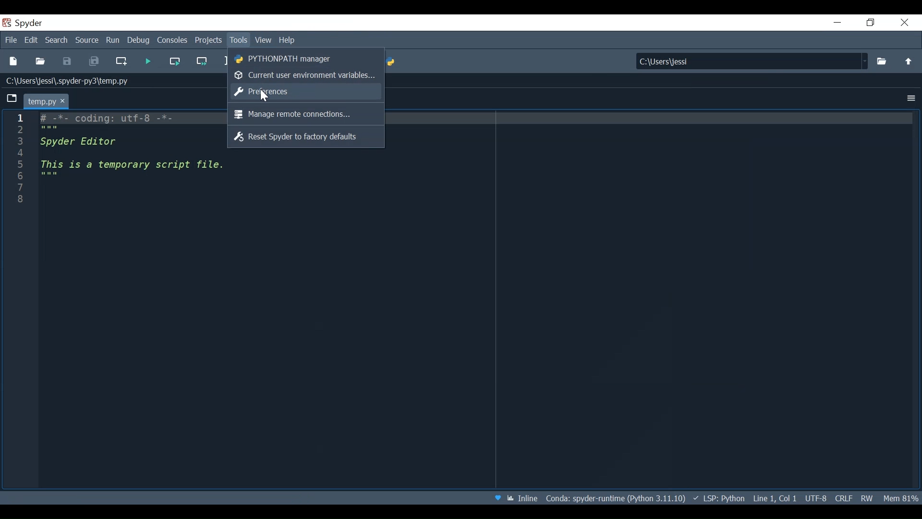 The image size is (922, 519). Describe the element at coordinates (15, 62) in the screenshot. I see `New File` at that location.